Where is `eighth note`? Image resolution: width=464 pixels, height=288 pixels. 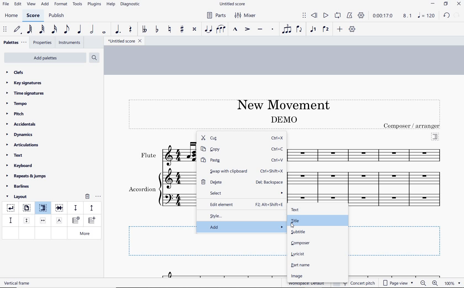
eighth note is located at coordinates (67, 30).